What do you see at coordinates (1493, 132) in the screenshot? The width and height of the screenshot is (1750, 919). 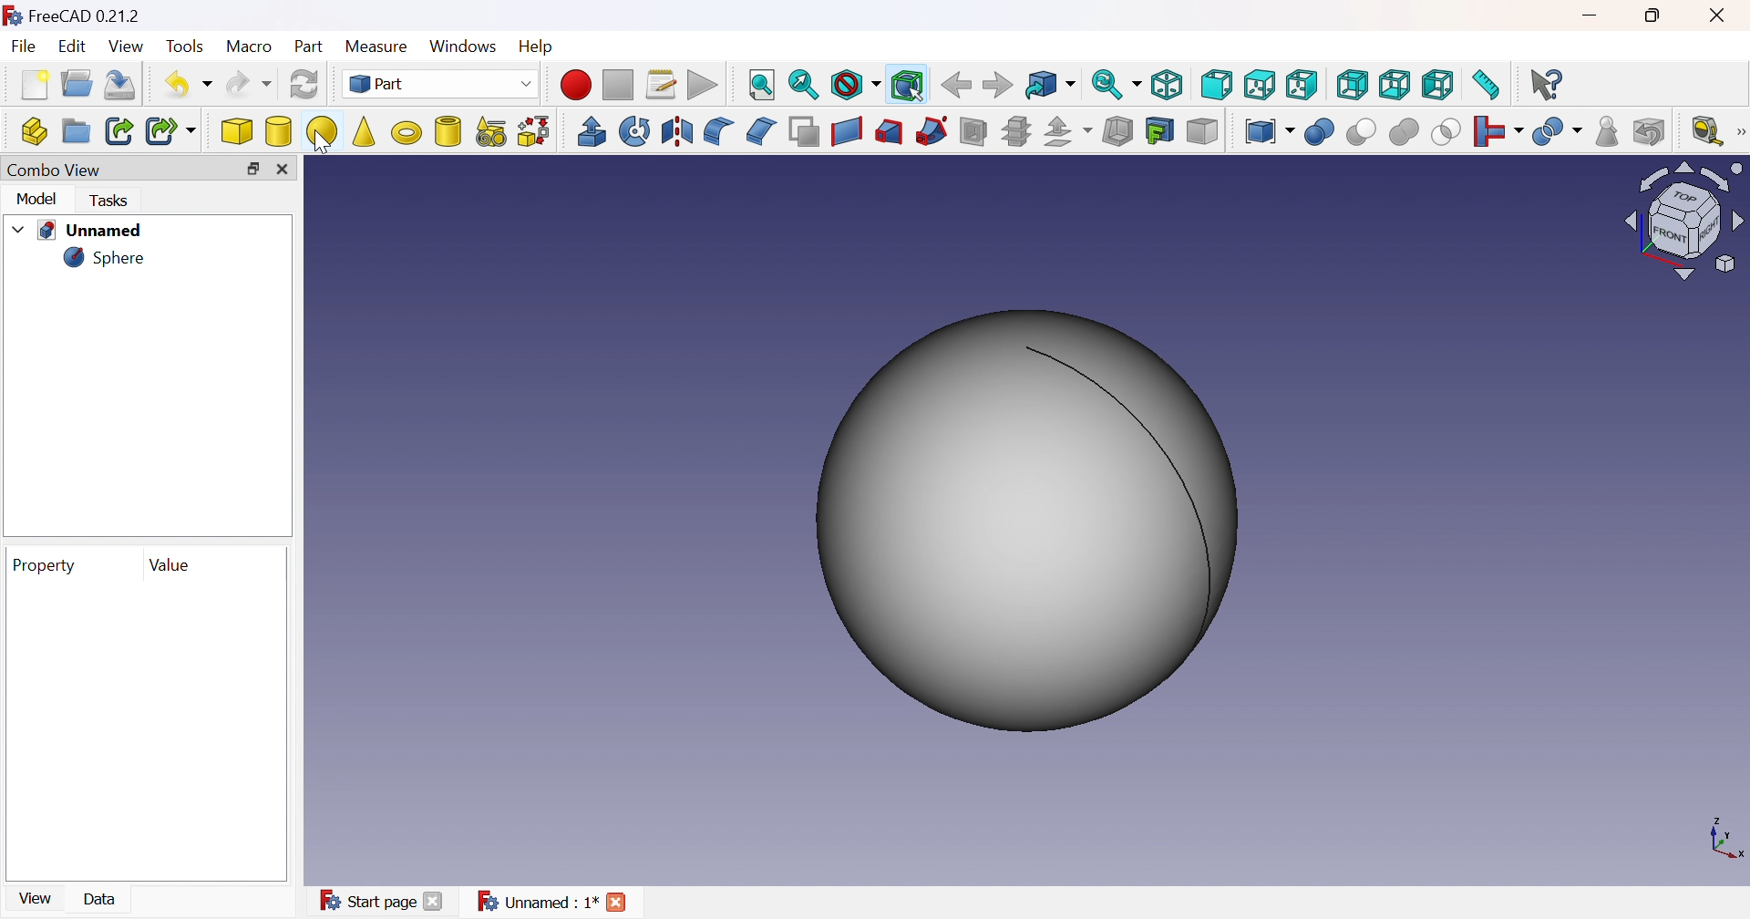 I see `Join objects` at bounding box center [1493, 132].